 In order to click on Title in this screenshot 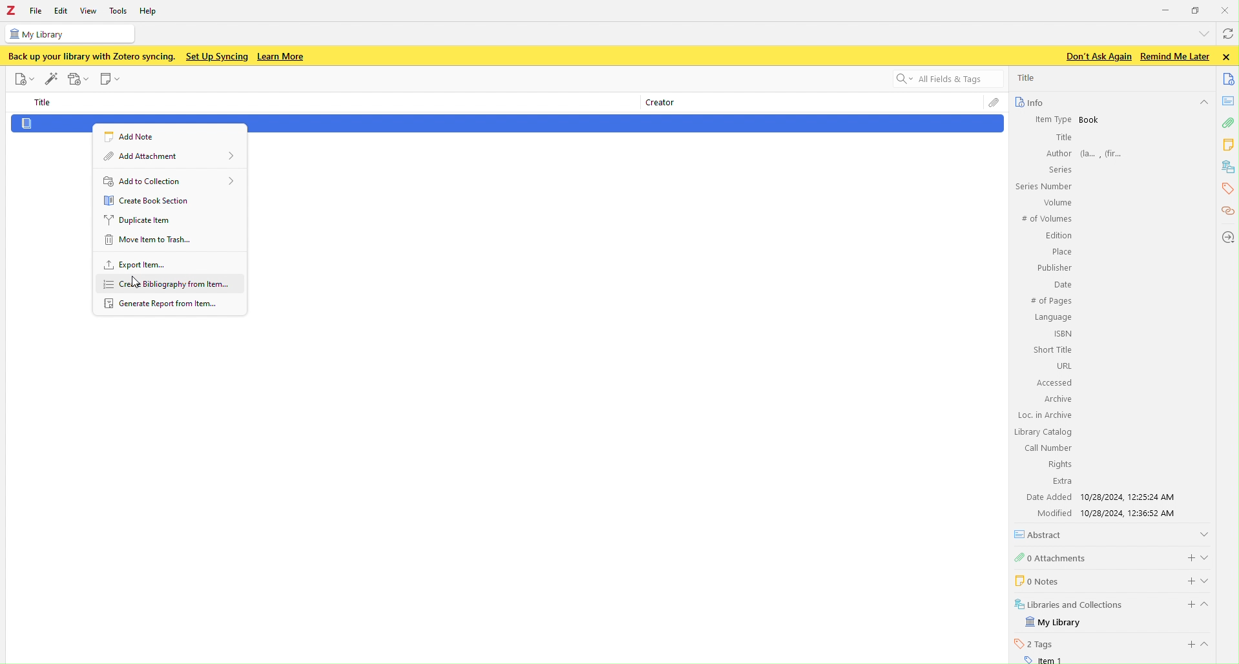, I will do `click(45, 103)`.